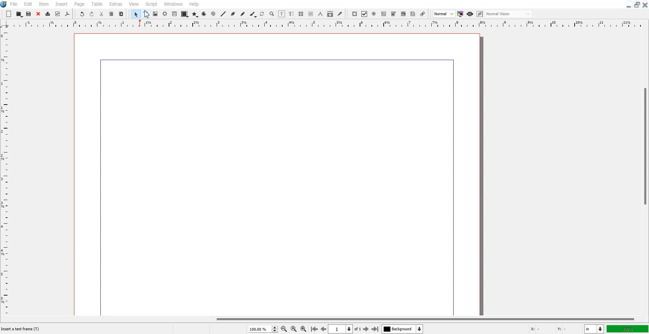 The image size is (649, 334). Describe the element at coordinates (628, 329) in the screenshot. I see `100%` at that location.